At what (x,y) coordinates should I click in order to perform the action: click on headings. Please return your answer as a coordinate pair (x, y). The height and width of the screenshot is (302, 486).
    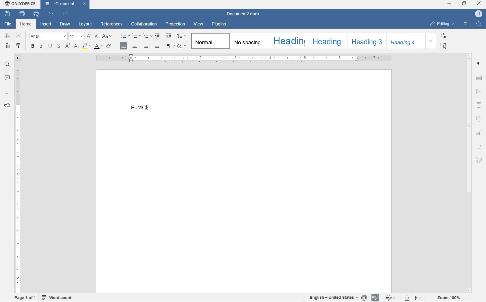
    Looking at the image, I should click on (7, 92).